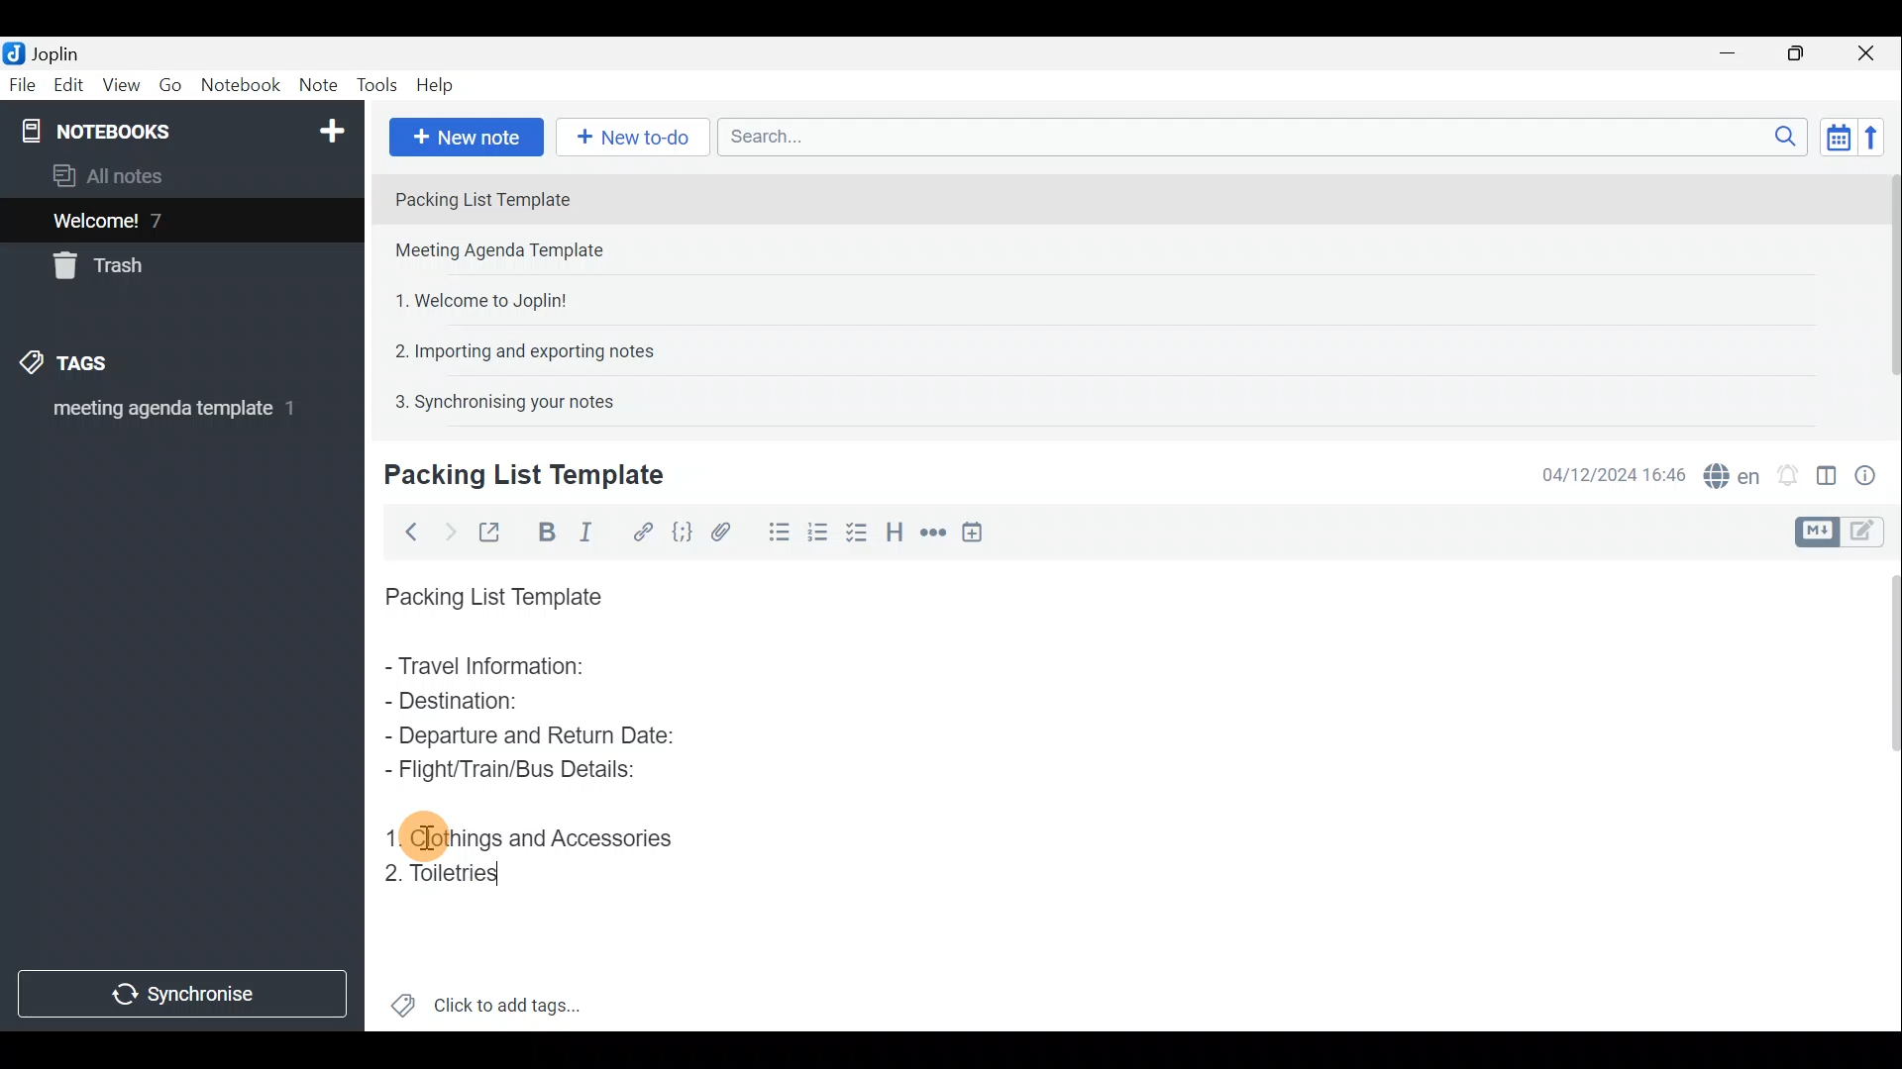 This screenshot has width=1902, height=1069. I want to click on Hyperlink, so click(639, 530).